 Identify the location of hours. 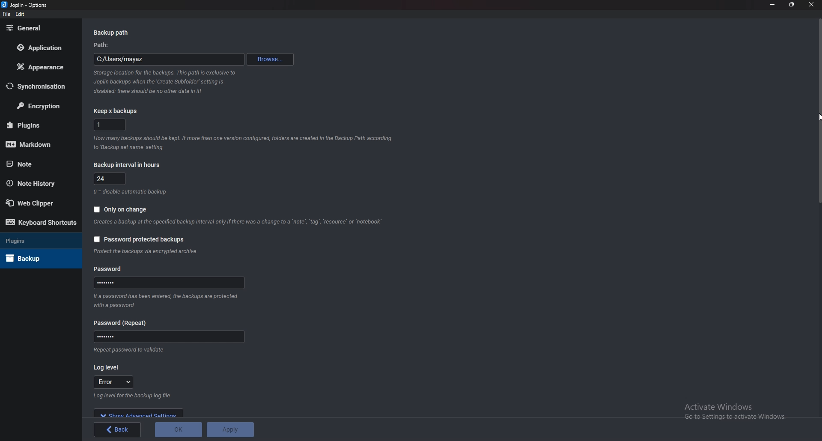
(110, 178).